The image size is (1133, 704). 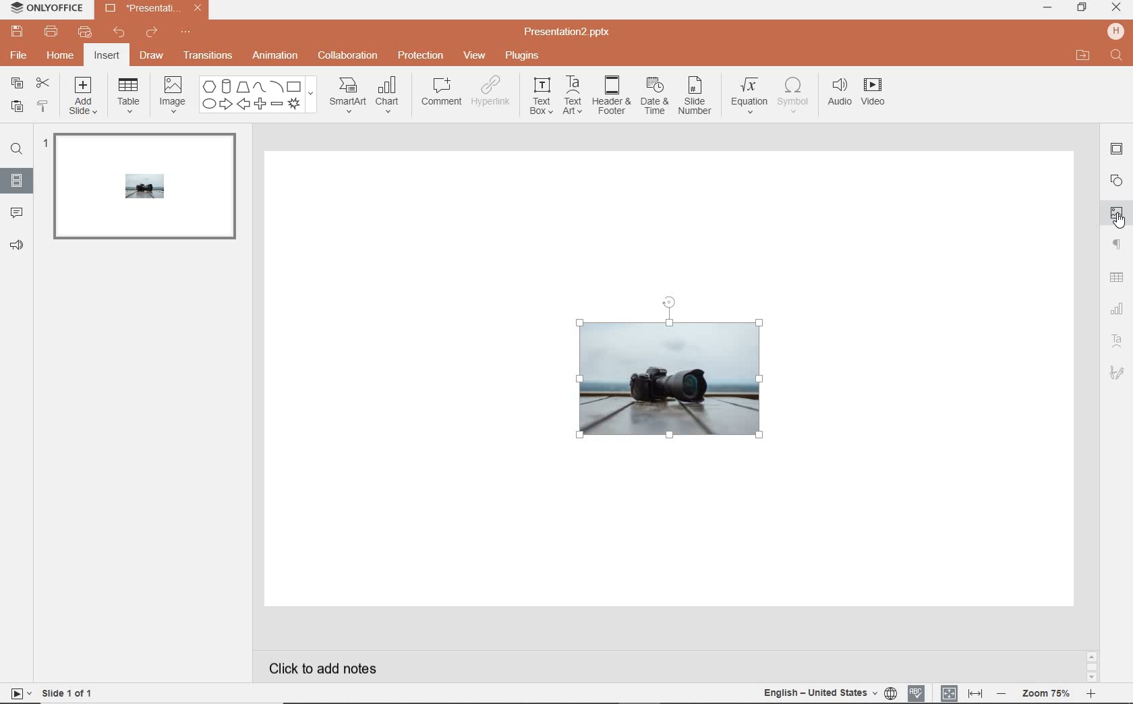 I want to click on collaboration, so click(x=349, y=57).